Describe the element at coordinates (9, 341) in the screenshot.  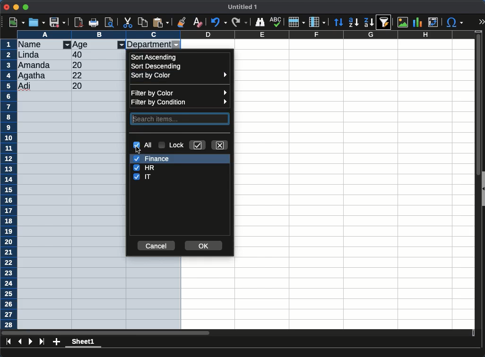
I see `first sheet` at that location.